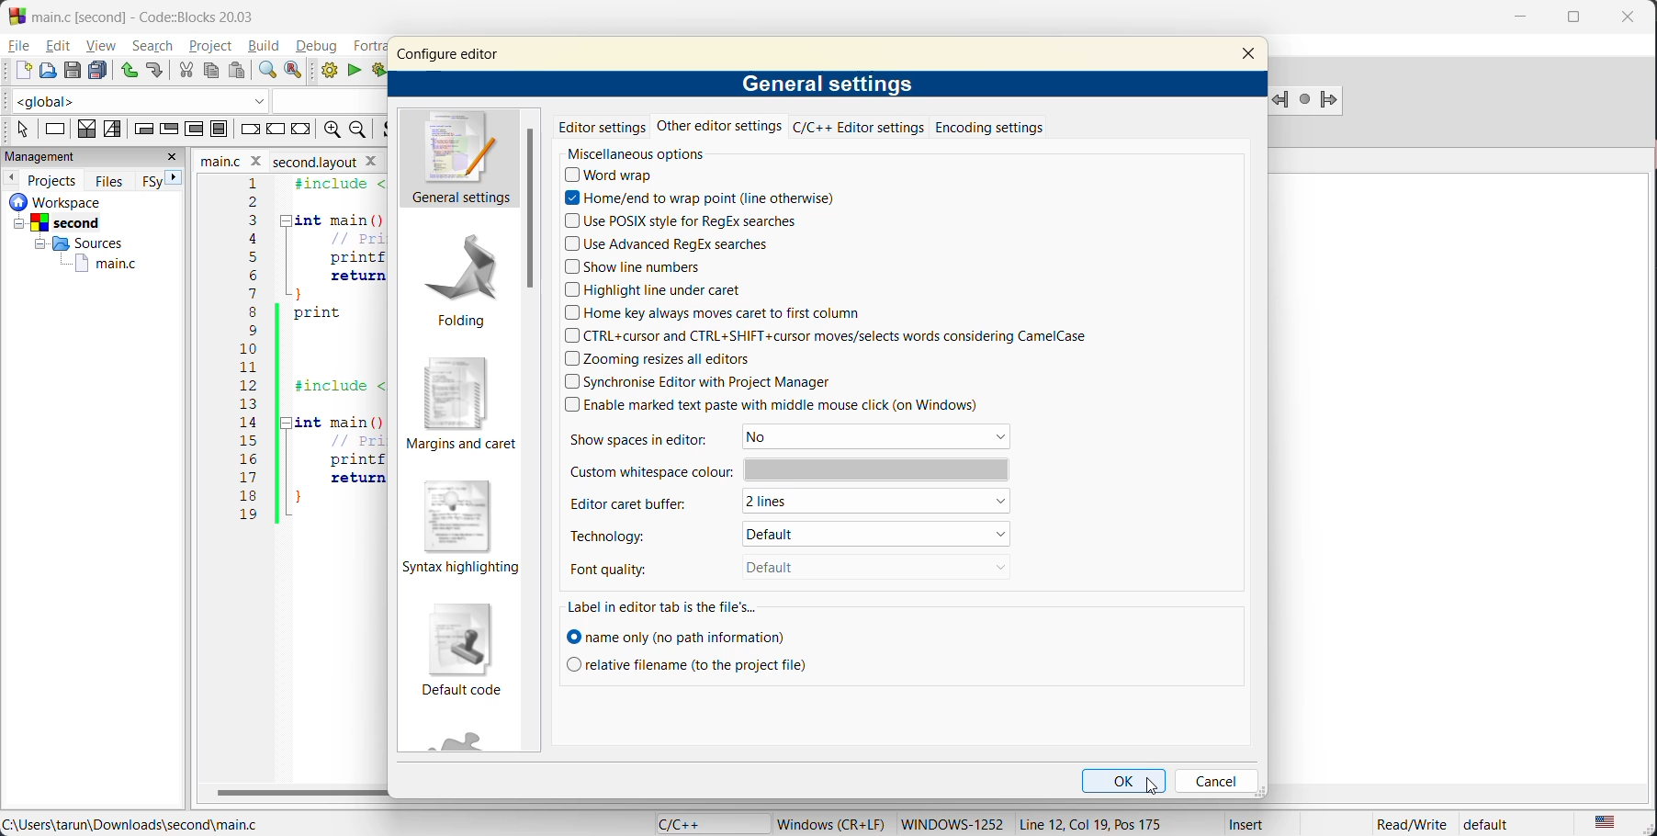 The image size is (1657, 836). What do you see at coordinates (1574, 23) in the screenshot?
I see `maximize` at bounding box center [1574, 23].